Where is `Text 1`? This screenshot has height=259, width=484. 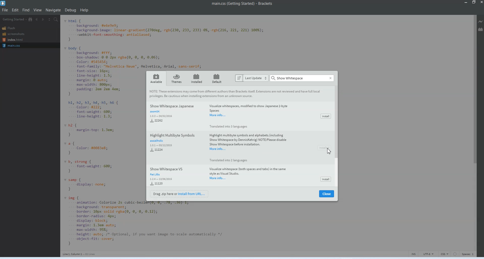 Text 1 is located at coordinates (240, 5).